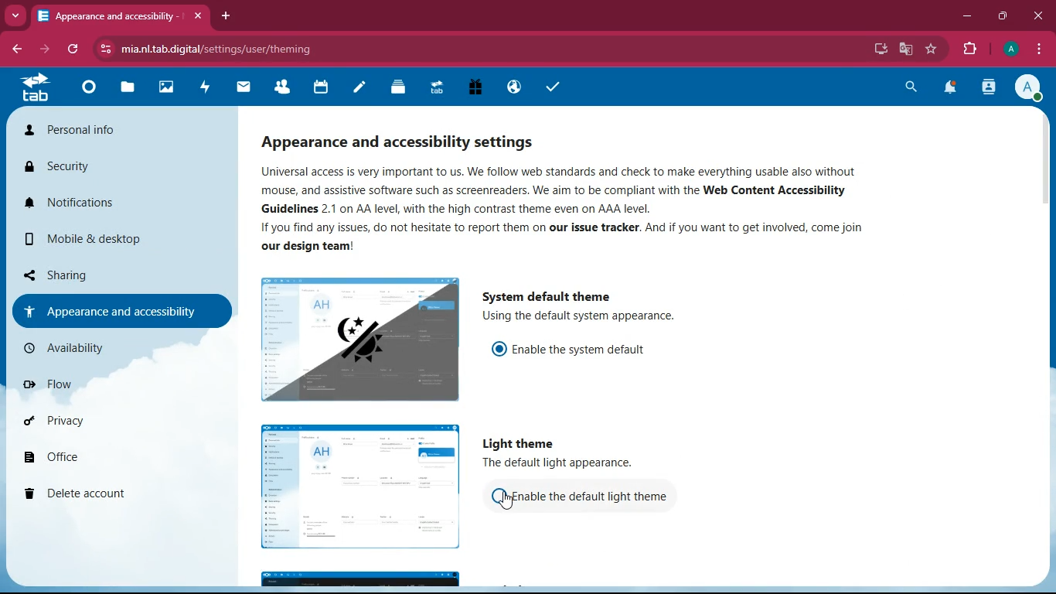 This screenshot has height=594, width=1056. Describe the element at coordinates (585, 317) in the screenshot. I see `description` at that location.